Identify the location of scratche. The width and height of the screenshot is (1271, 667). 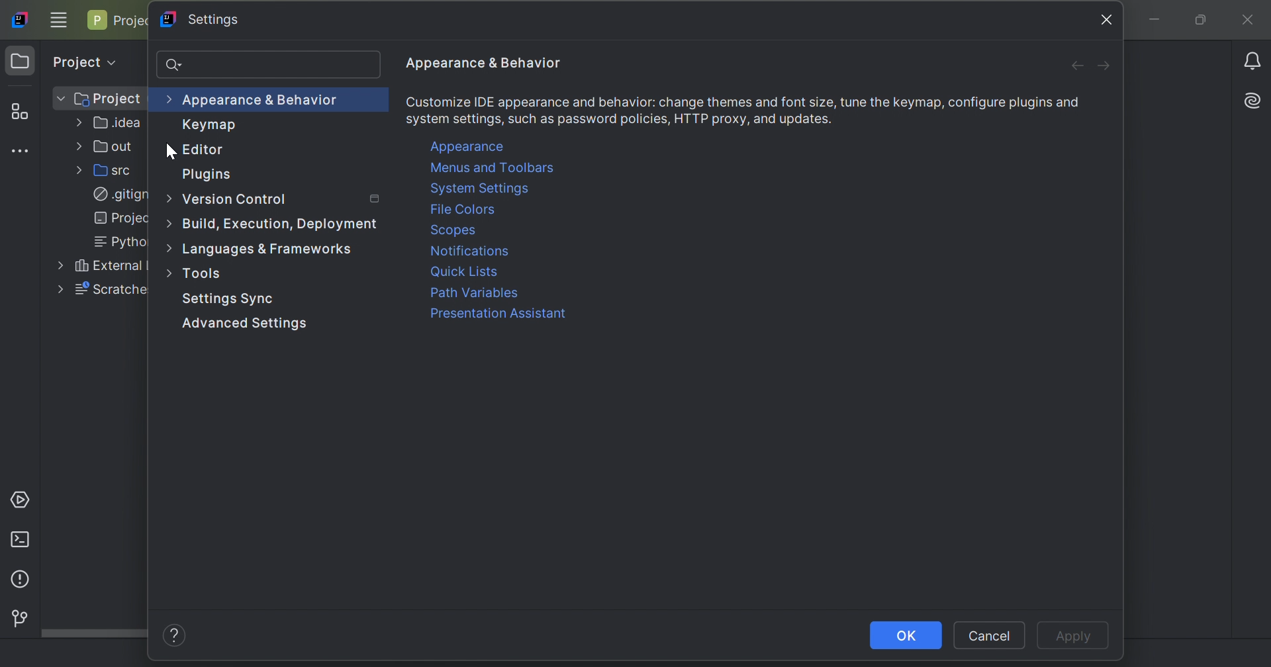
(102, 291).